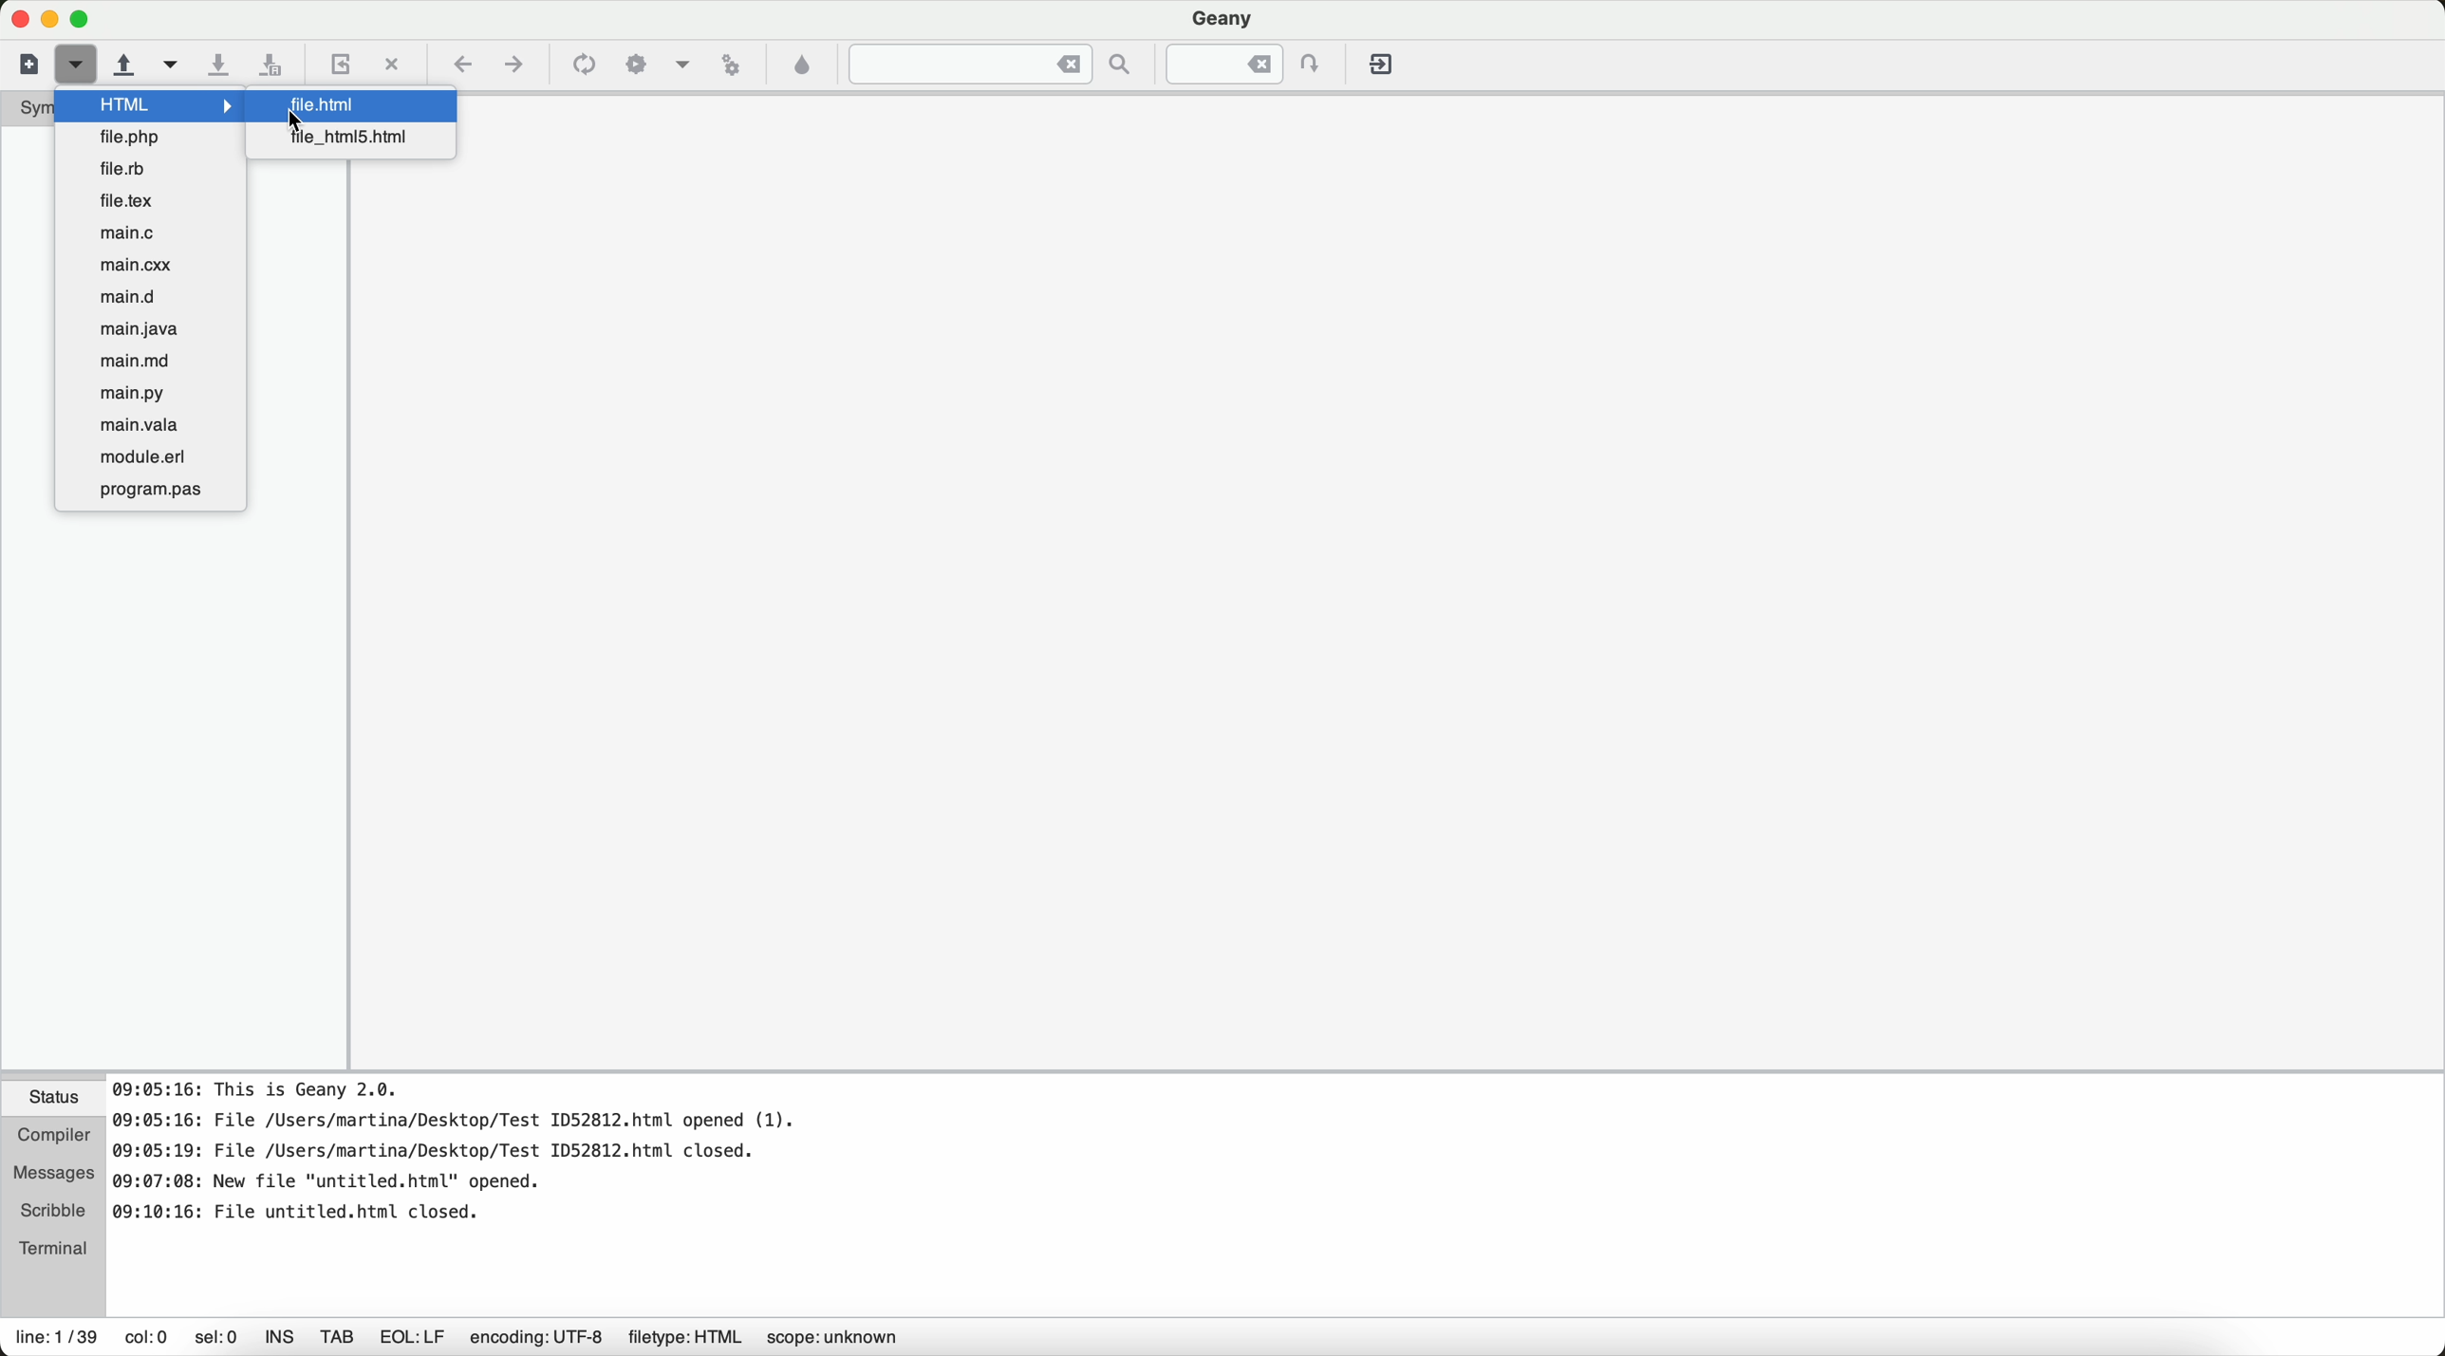  What do you see at coordinates (149, 102) in the screenshot?
I see `cursor on HTML` at bounding box center [149, 102].